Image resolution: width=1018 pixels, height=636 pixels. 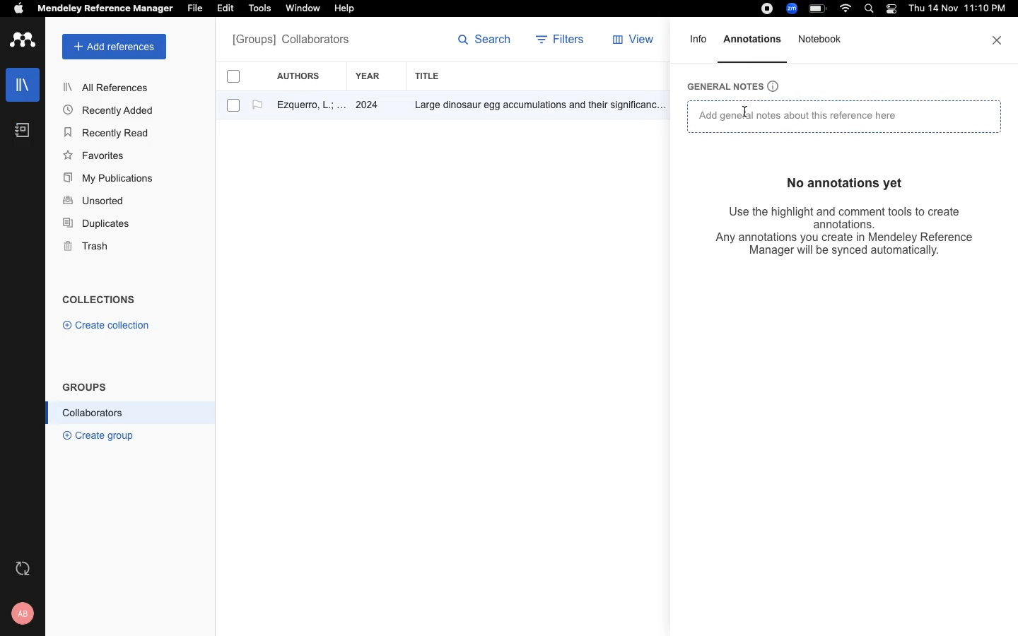 What do you see at coordinates (800, 119) in the screenshot?
I see `‘Add geneal notes about this reference here` at bounding box center [800, 119].